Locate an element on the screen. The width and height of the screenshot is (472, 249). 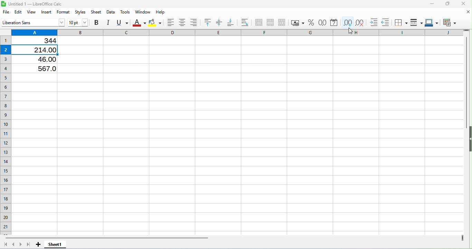
Close document is located at coordinates (466, 11).